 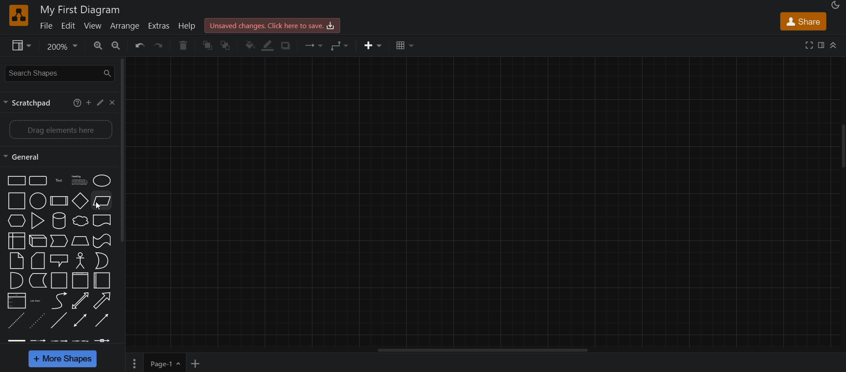 I want to click on help, so click(x=188, y=27).